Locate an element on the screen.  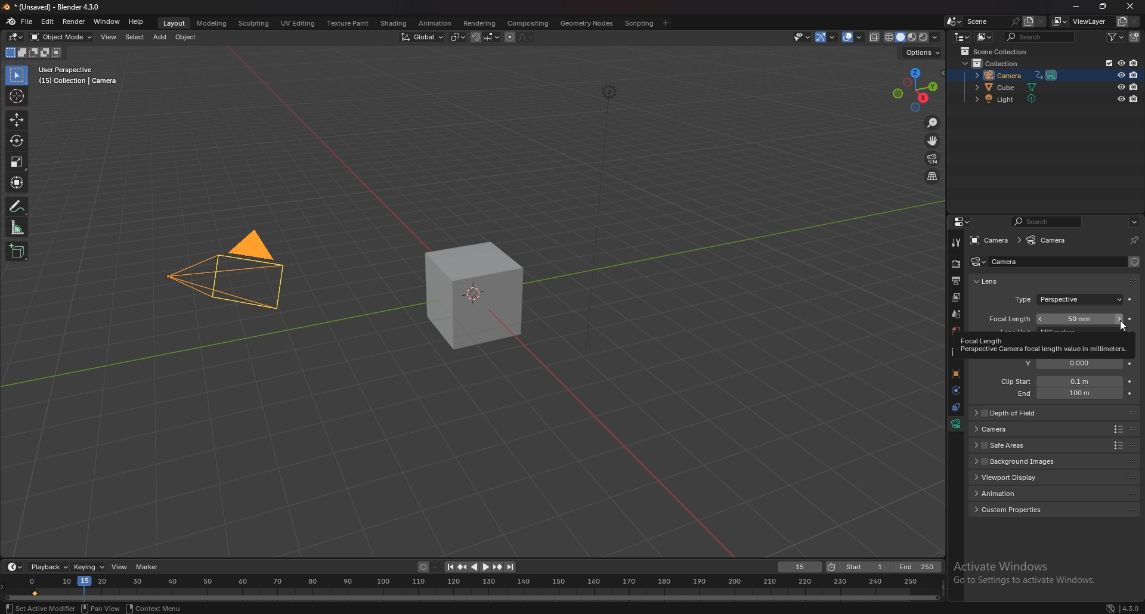
toggle xray is located at coordinates (875, 37).